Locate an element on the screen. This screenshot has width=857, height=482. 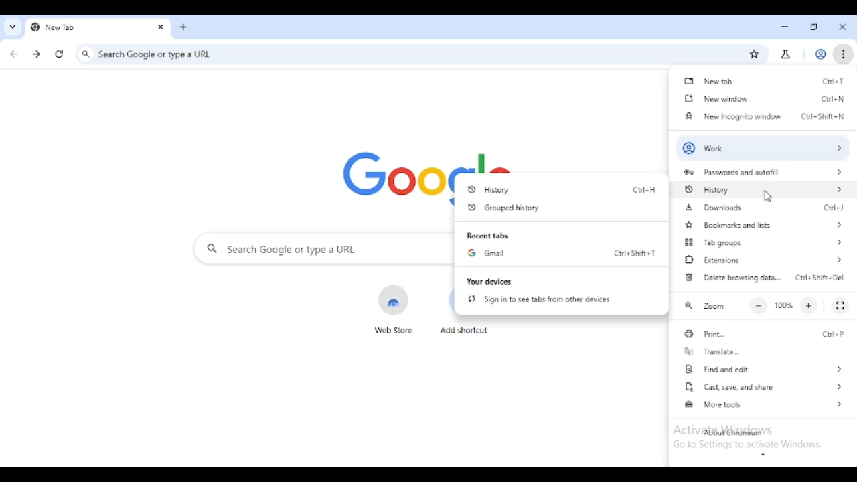
close tab is located at coordinates (161, 27).